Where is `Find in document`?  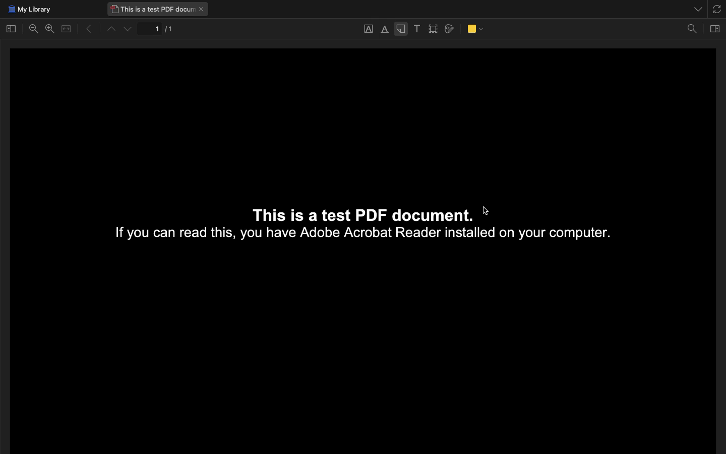 Find in document is located at coordinates (692, 30).